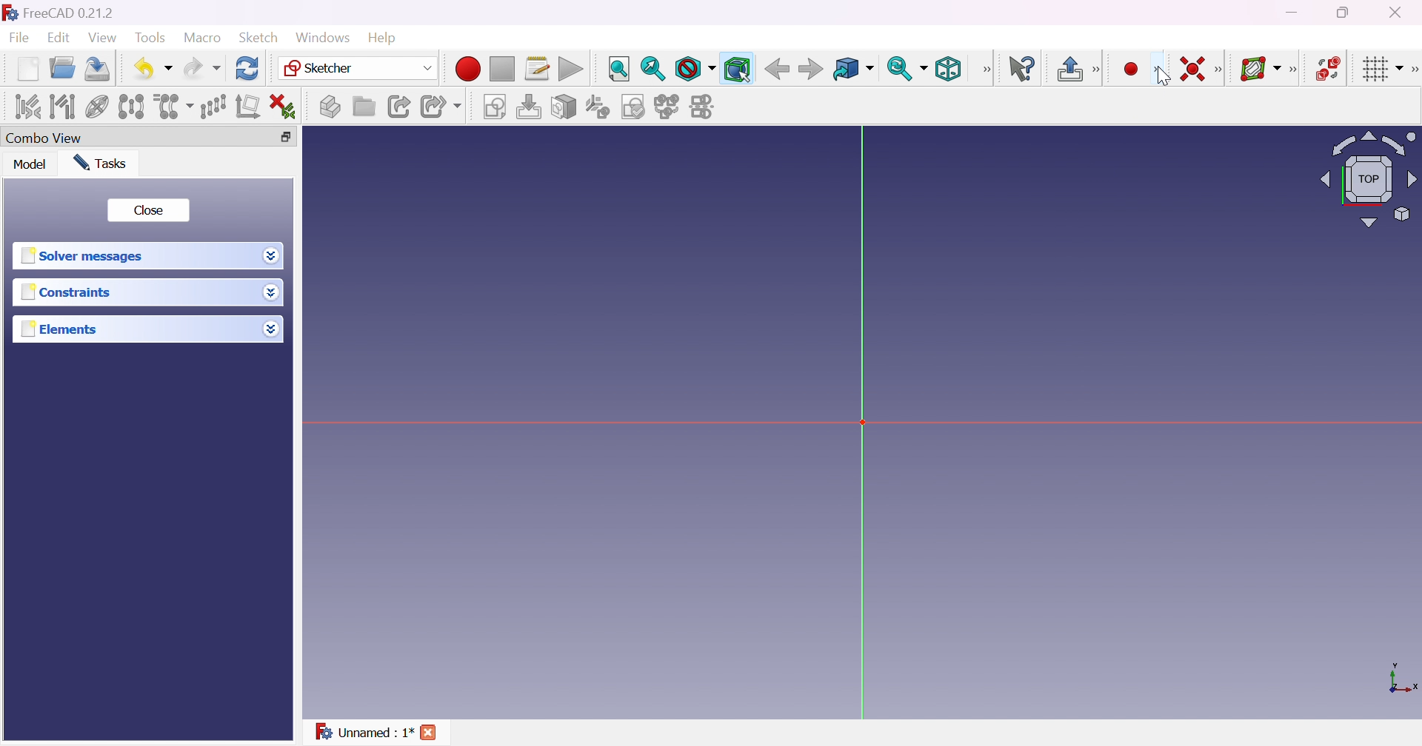  I want to click on Windows, so click(323, 38).